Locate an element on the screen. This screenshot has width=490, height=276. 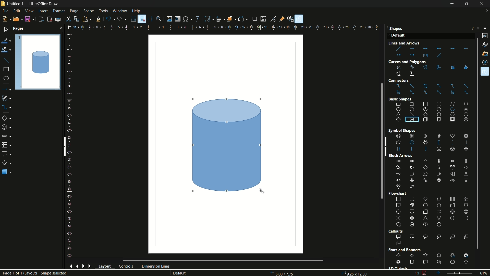
Pages is located at coordinates (38, 61).